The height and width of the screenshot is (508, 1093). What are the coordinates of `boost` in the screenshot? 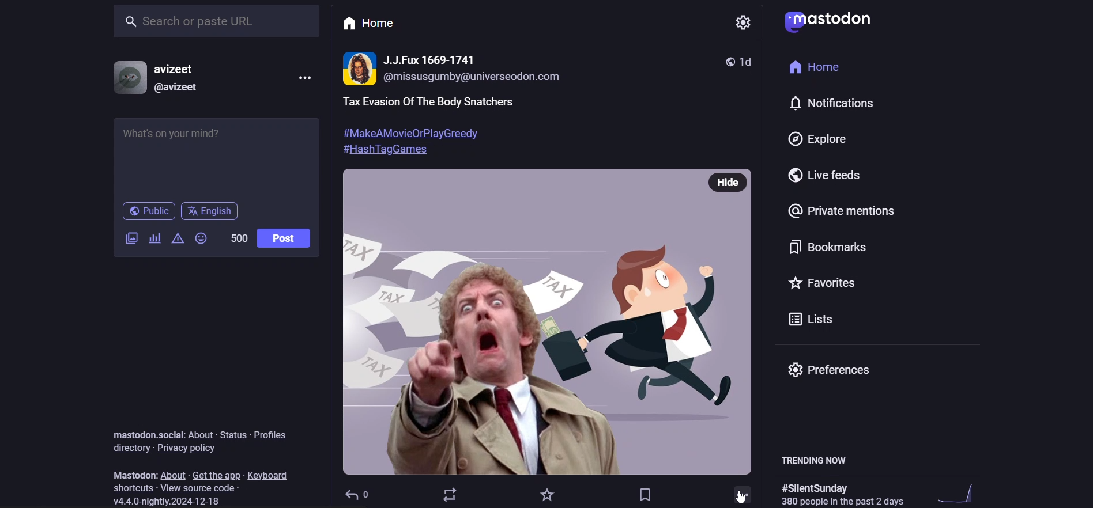 It's located at (448, 496).